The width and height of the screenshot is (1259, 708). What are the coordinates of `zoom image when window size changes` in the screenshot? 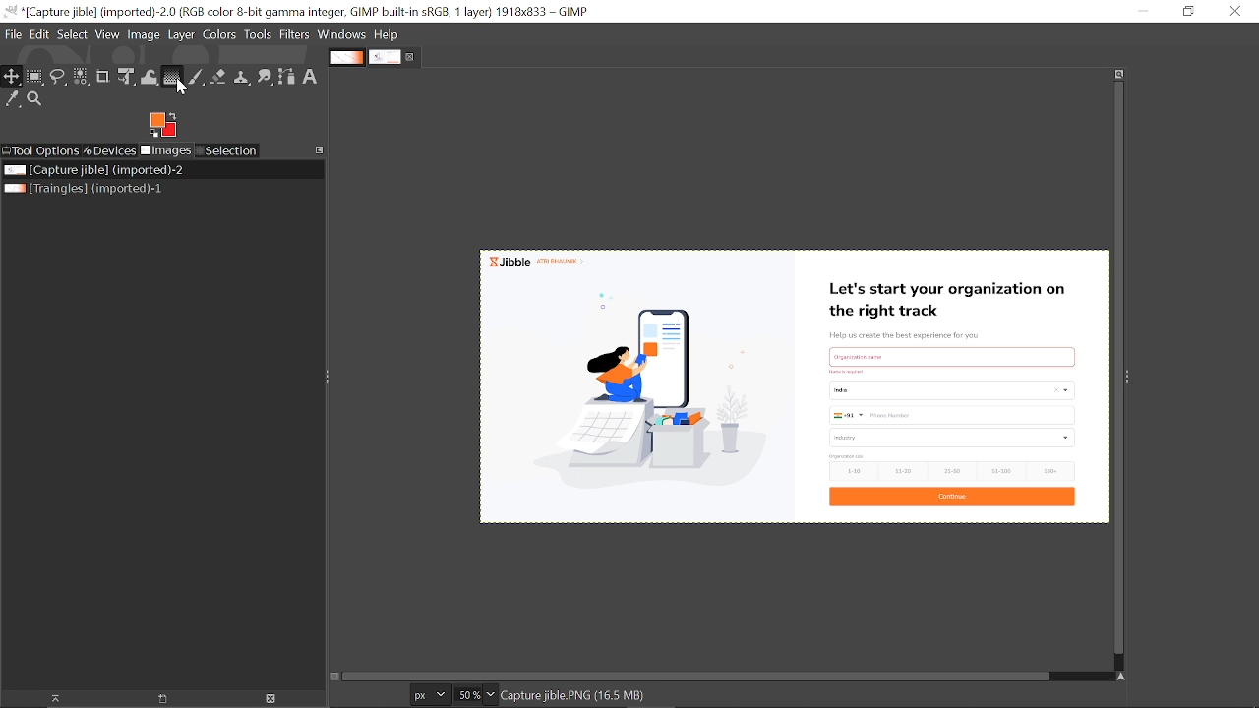 It's located at (1120, 72).